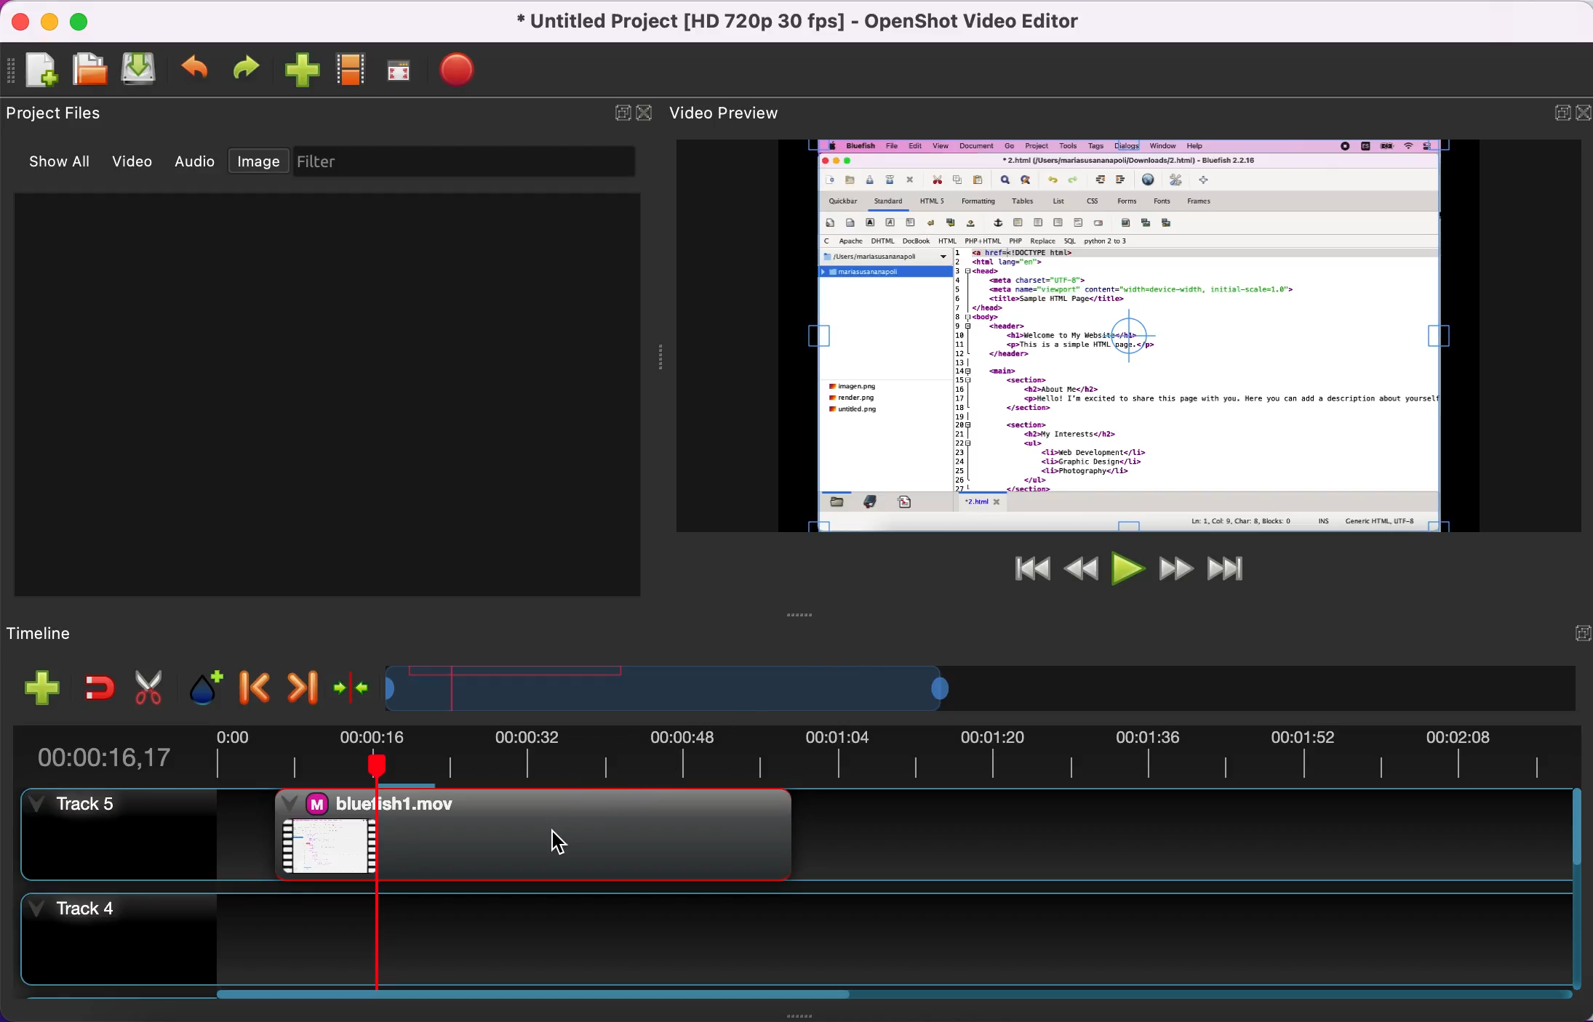 This screenshot has width=1593, height=1022. Describe the element at coordinates (845, 685) in the screenshot. I see `timeline` at that location.